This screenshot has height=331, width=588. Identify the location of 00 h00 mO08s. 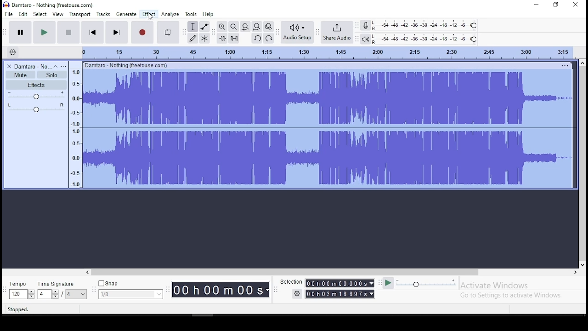
(217, 290).